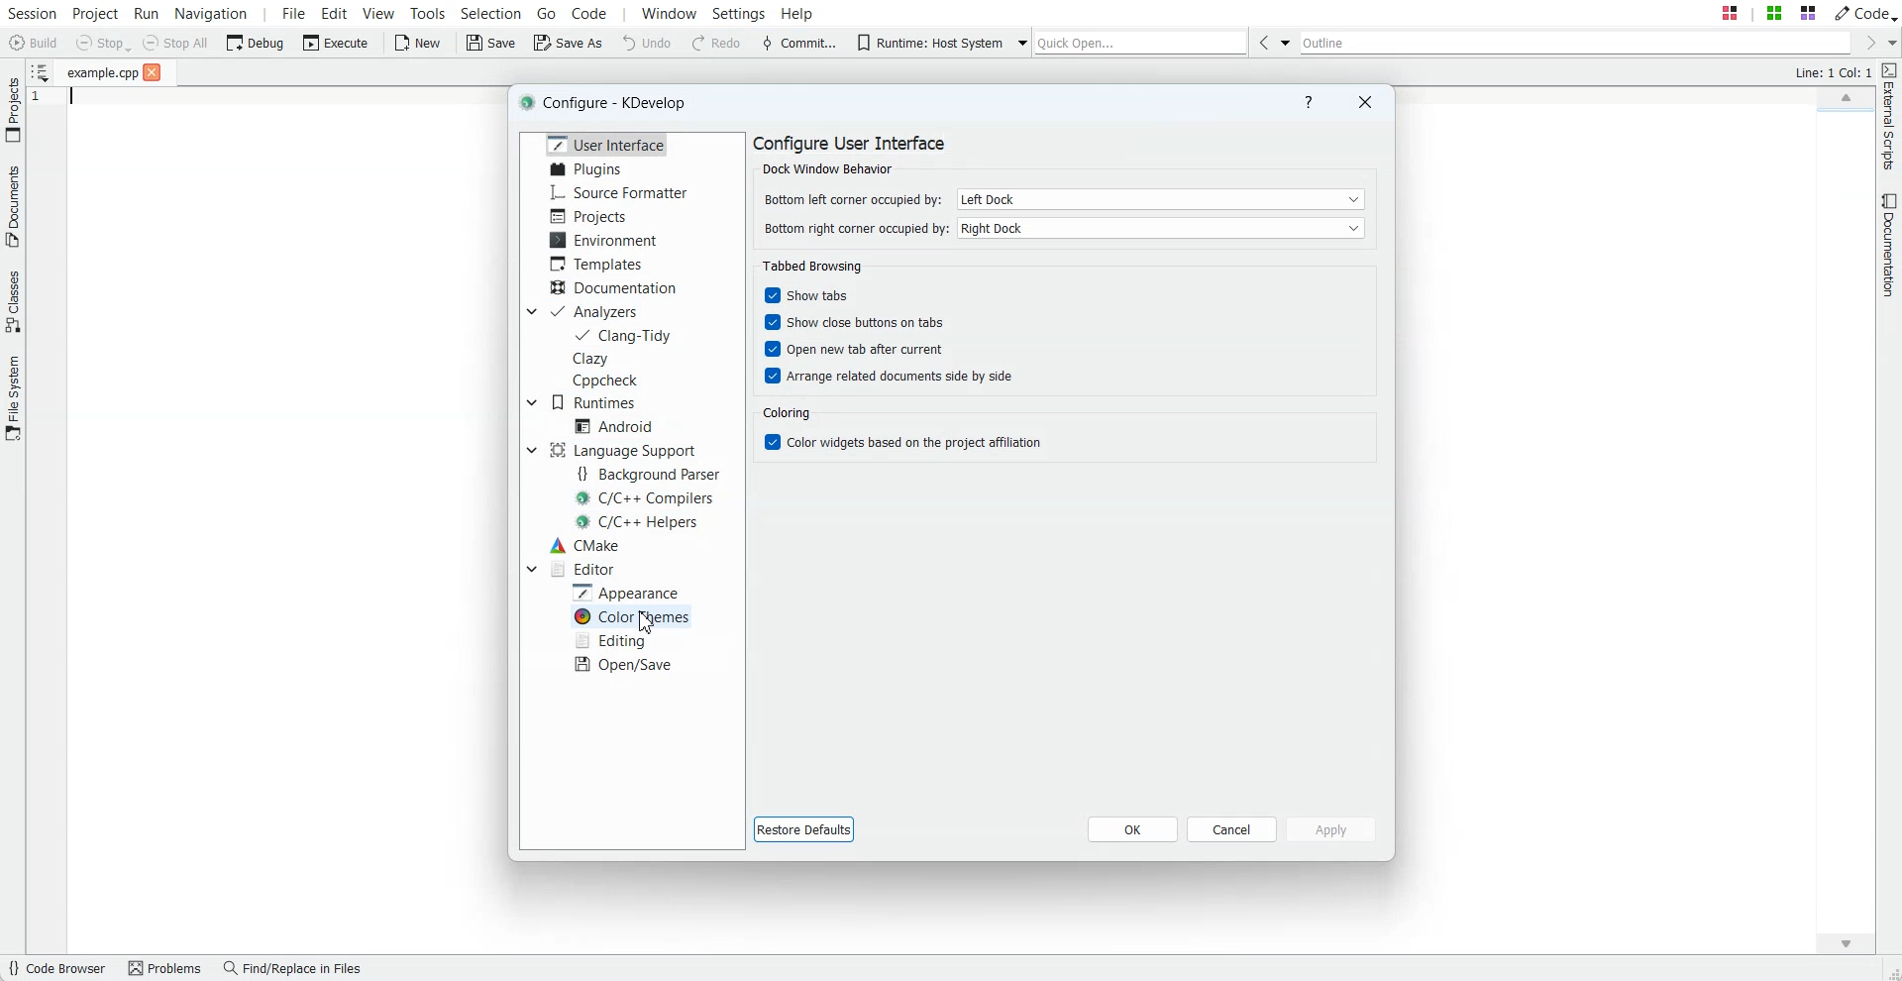 This screenshot has height=981, width=1902. What do you see at coordinates (647, 44) in the screenshot?
I see `Undo` at bounding box center [647, 44].